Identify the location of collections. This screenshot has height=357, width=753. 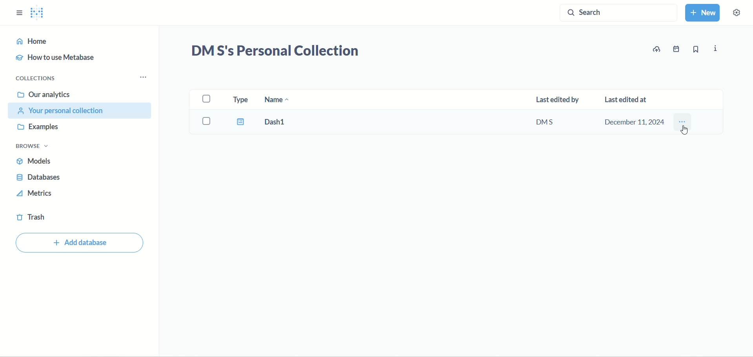
(38, 78).